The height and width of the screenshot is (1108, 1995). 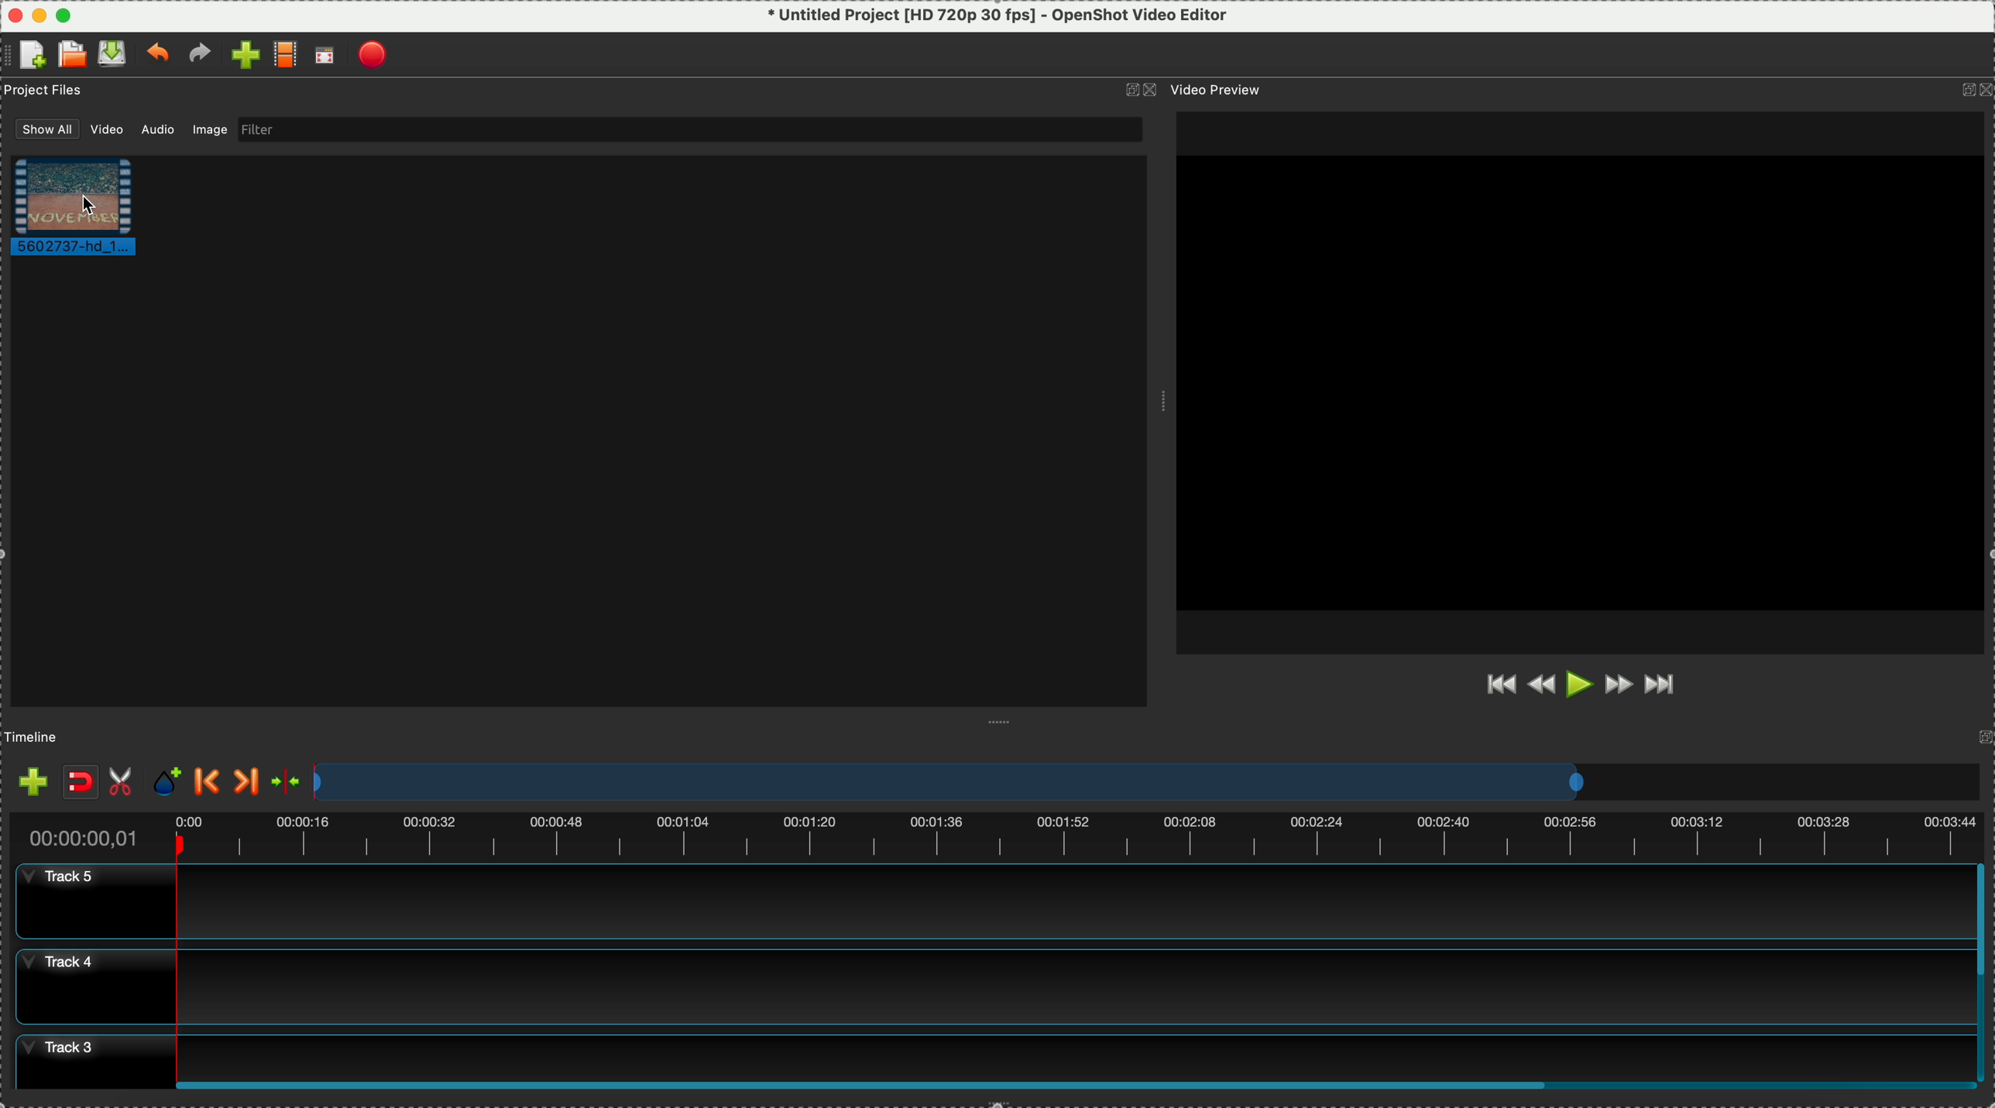 What do you see at coordinates (985, 987) in the screenshot?
I see `track 4` at bounding box center [985, 987].